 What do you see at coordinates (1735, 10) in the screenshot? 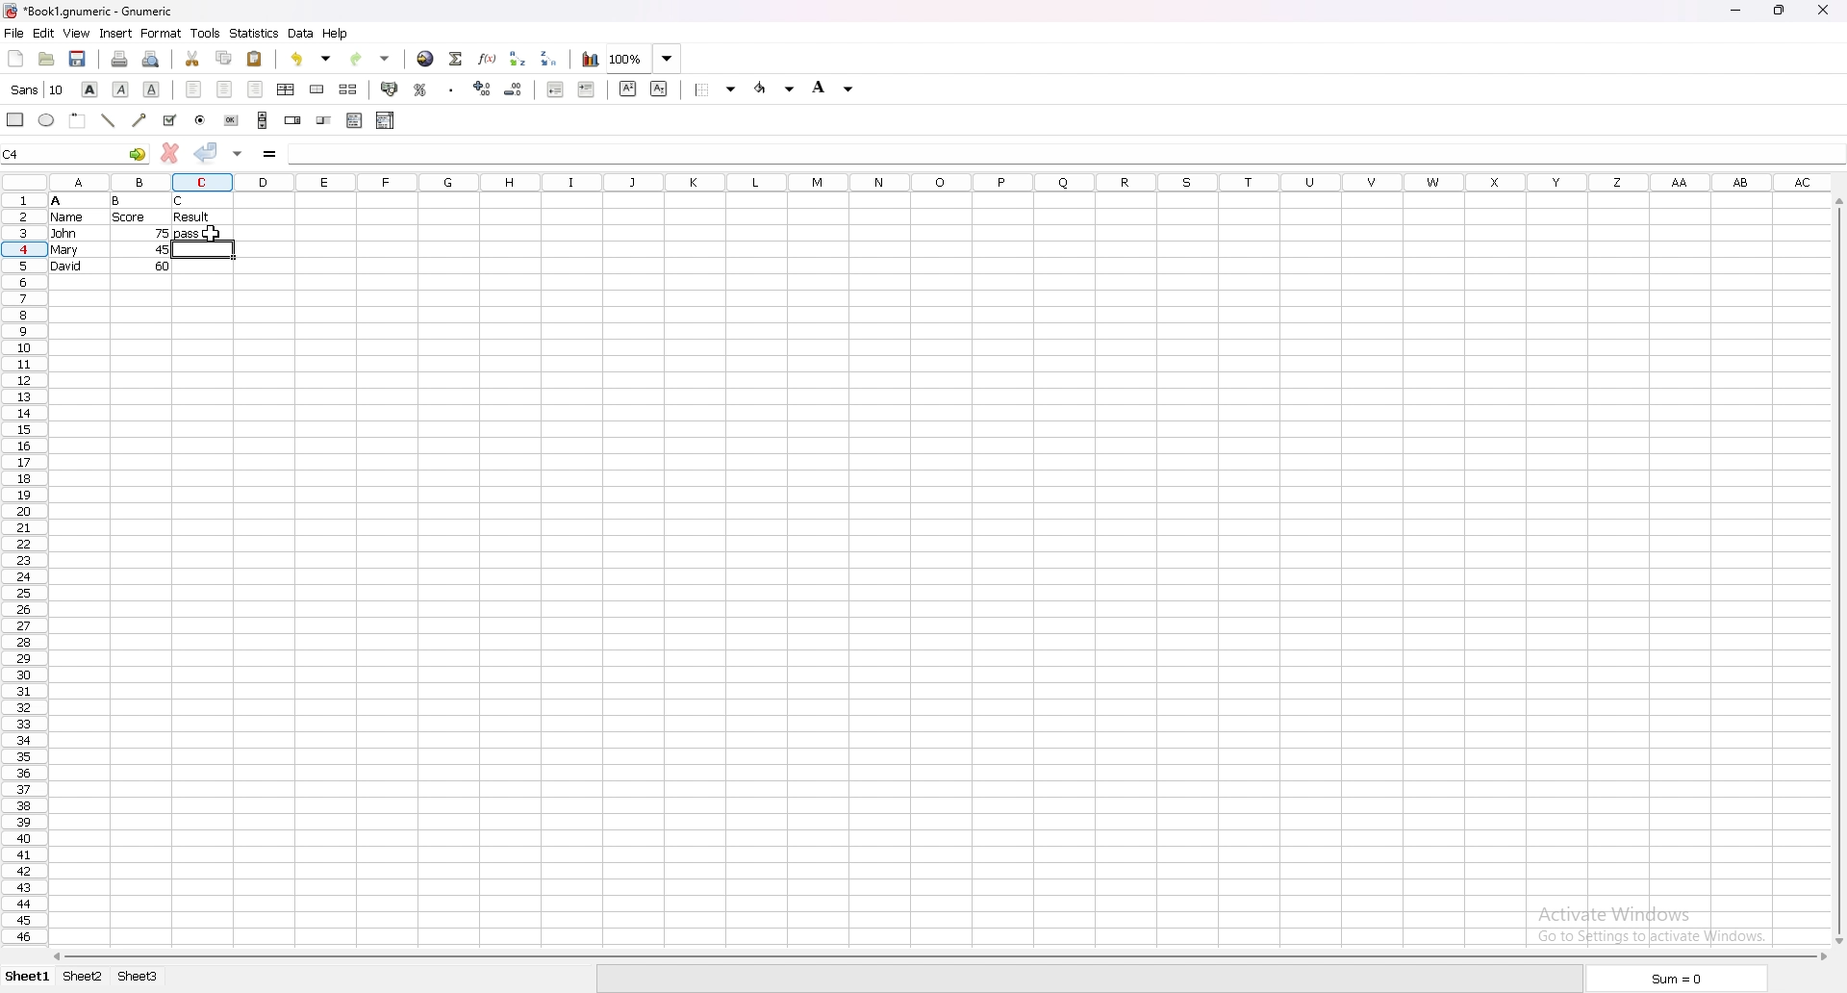
I see `minimize` at bounding box center [1735, 10].